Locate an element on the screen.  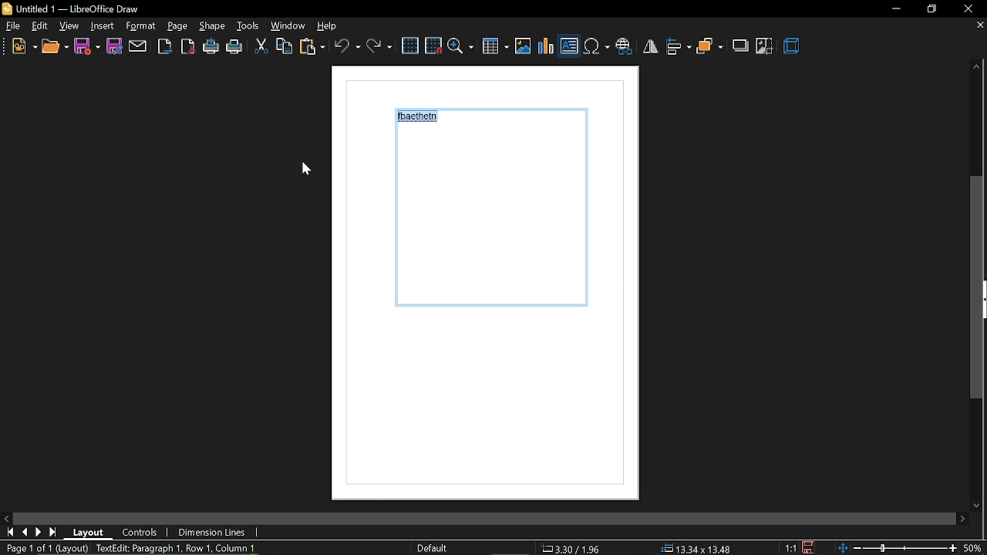
File is located at coordinates (13, 25).